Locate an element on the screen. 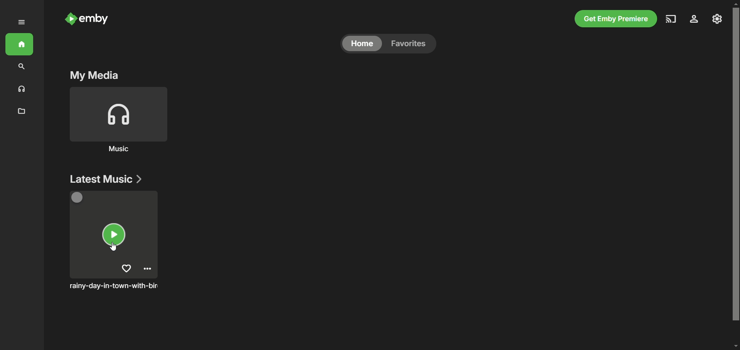 The height and width of the screenshot is (350, 740). music is located at coordinates (117, 115).